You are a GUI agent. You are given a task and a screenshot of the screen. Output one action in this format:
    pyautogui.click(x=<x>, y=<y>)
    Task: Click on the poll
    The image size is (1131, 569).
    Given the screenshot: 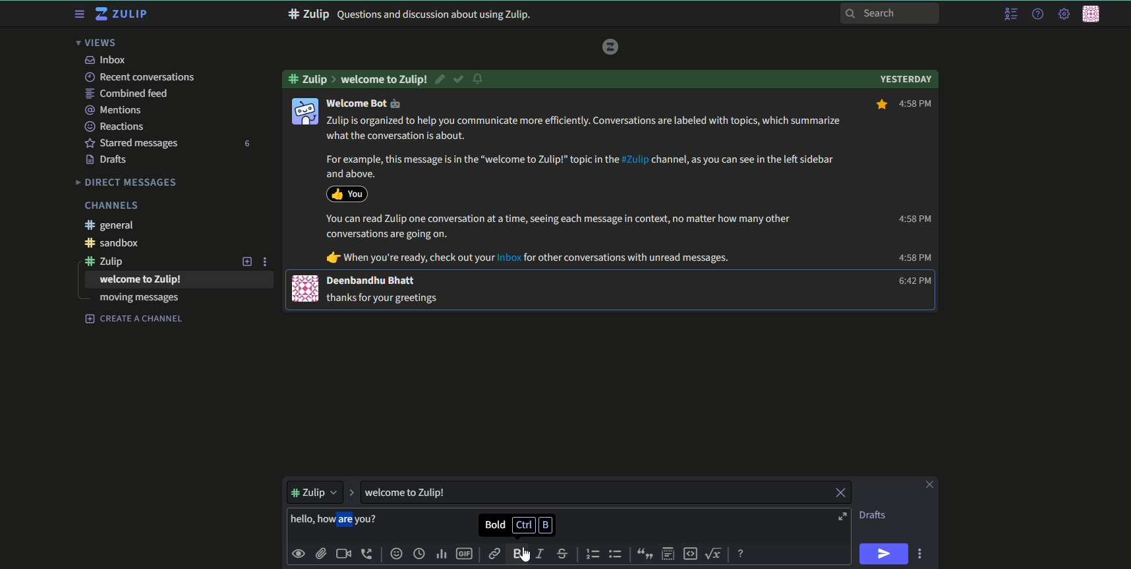 What is the action you would take?
    pyautogui.click(x=443, y=555)
    